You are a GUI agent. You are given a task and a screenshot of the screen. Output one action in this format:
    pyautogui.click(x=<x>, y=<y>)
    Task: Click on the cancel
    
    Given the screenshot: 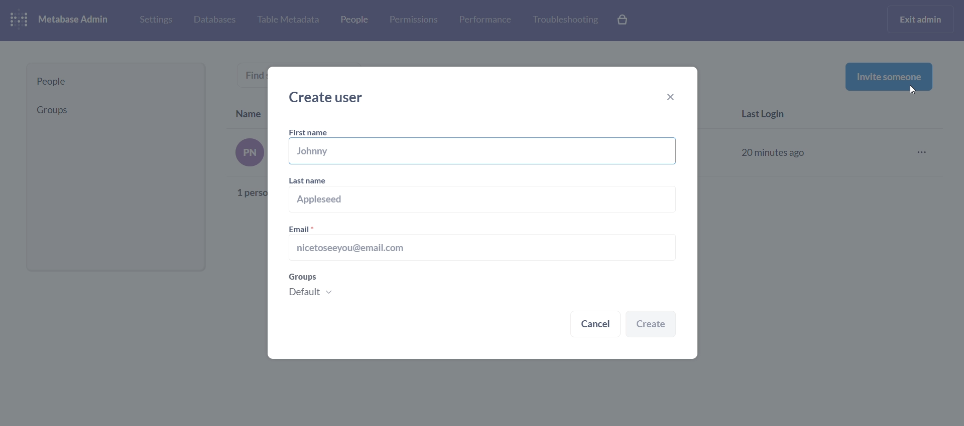 What is the action you would take?
    pyautogui.click(x=595, y=325)
    